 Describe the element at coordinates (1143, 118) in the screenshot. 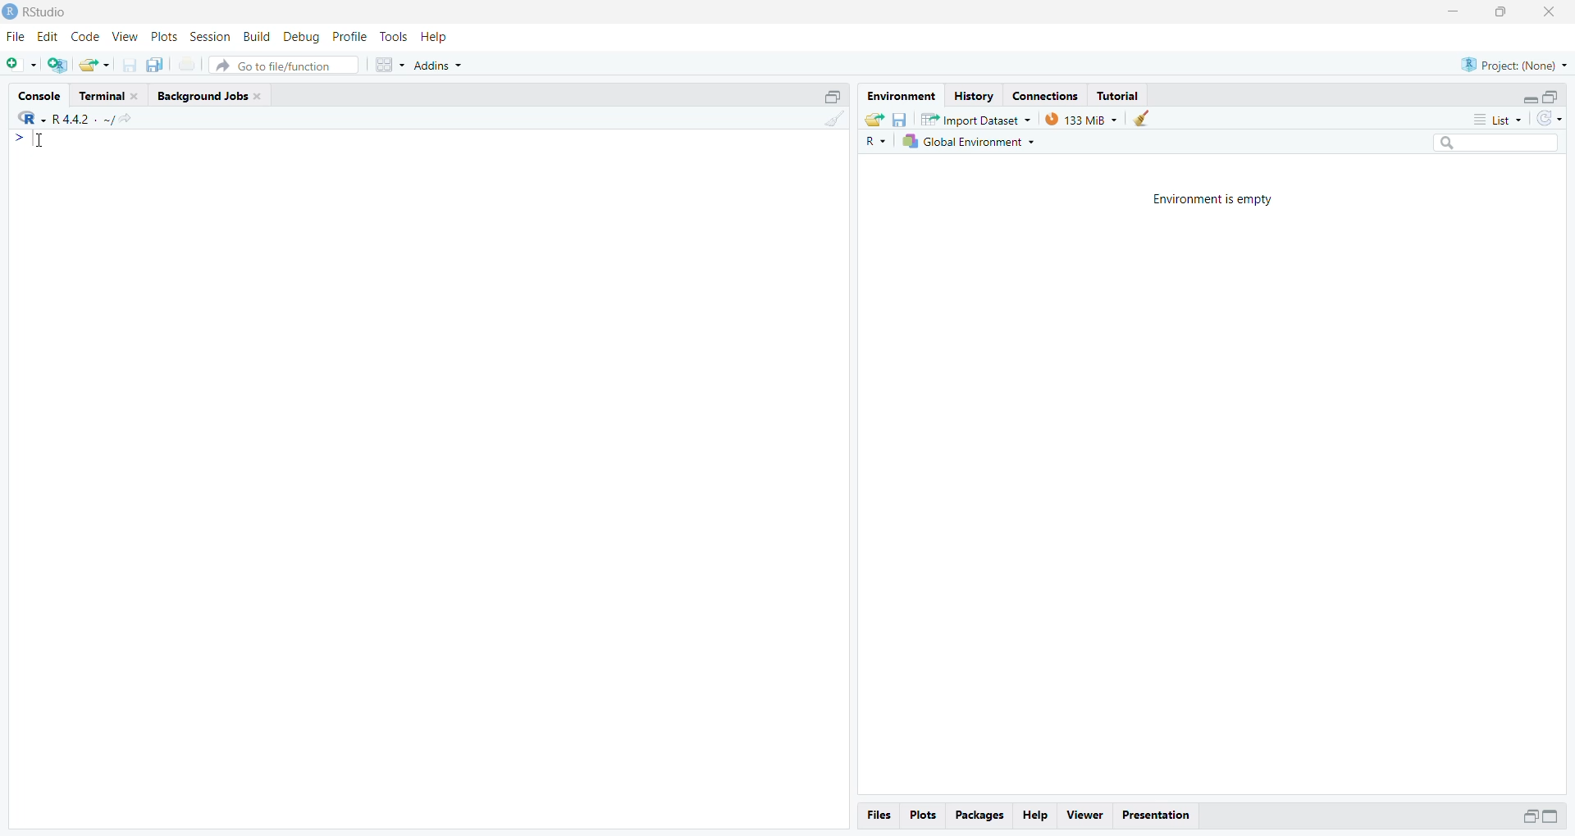

I see `Clear work from the workspace` at that location.